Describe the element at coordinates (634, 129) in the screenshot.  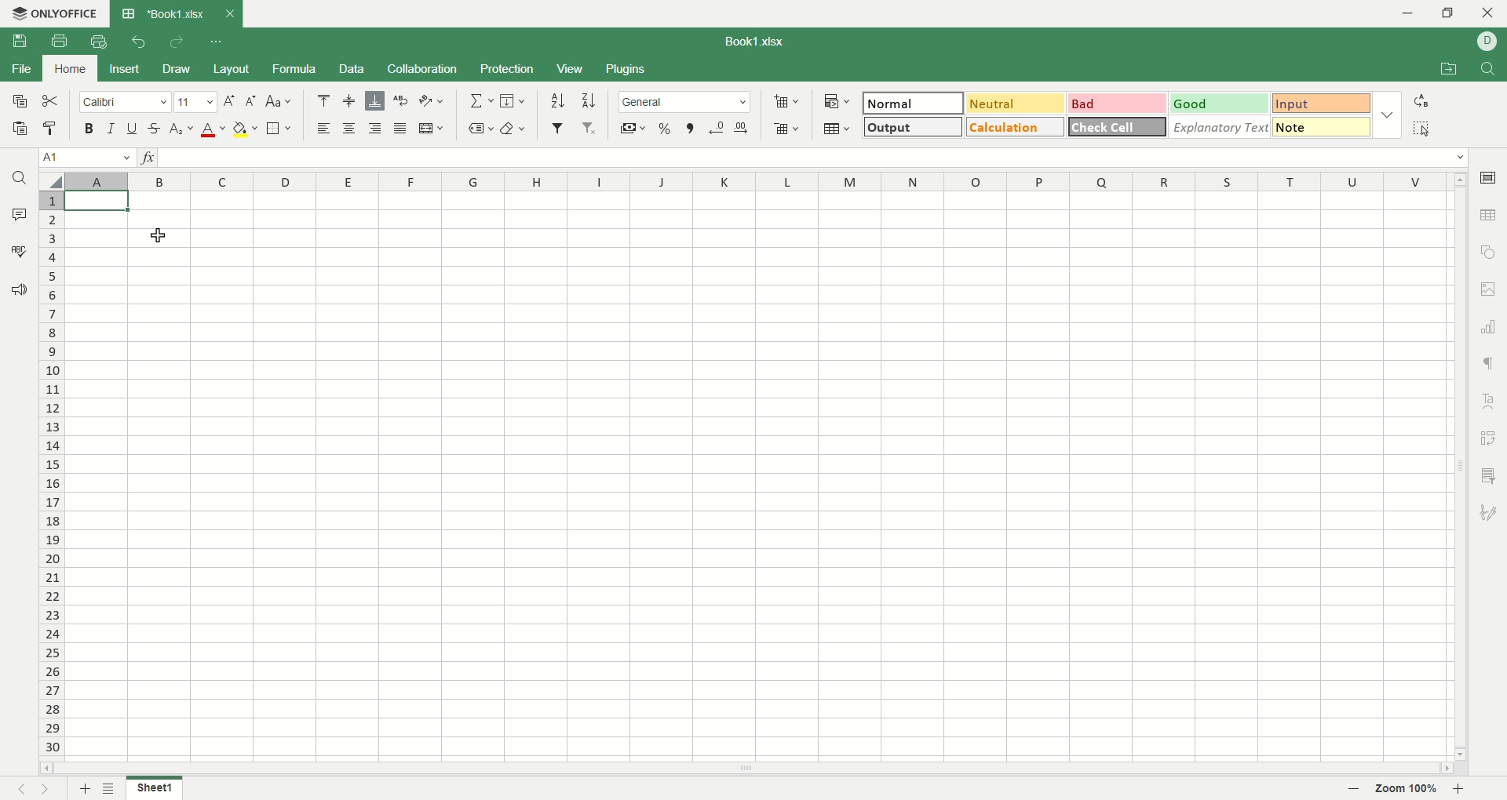
I see `currency style` at that location.